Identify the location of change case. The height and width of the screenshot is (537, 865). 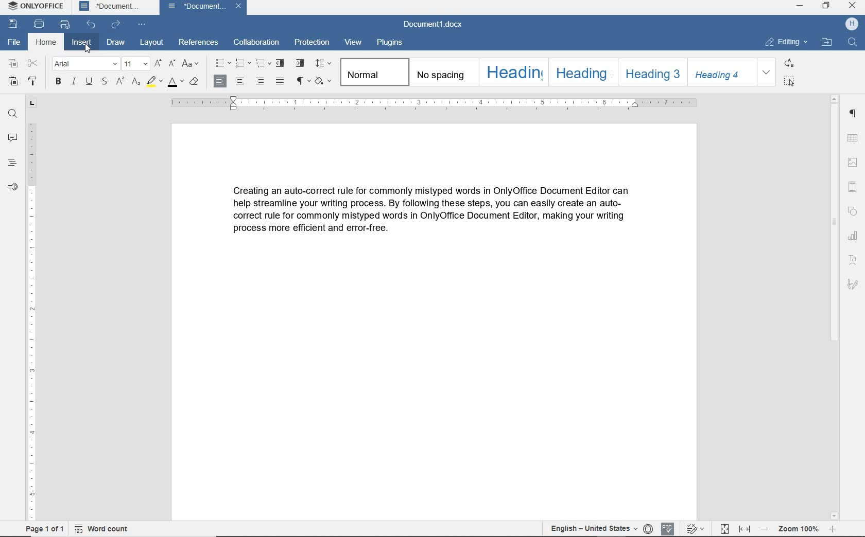
(189, 64).